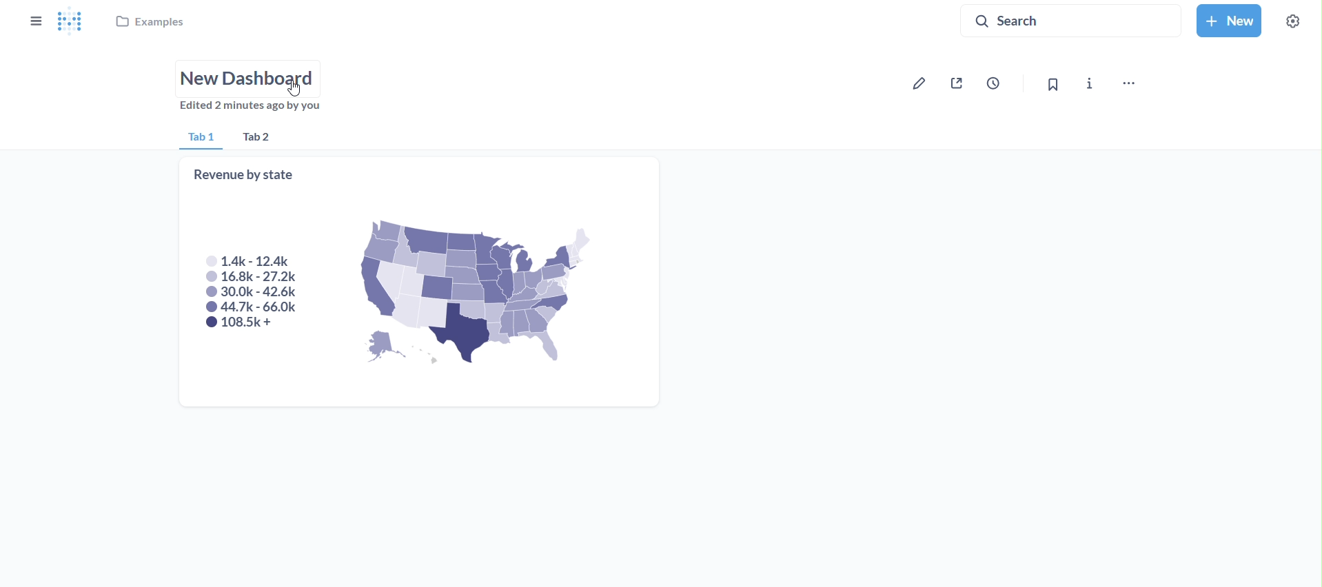  Describe the element at coordinates (1090, 84) in the screenshot. I see `more info` at that location.